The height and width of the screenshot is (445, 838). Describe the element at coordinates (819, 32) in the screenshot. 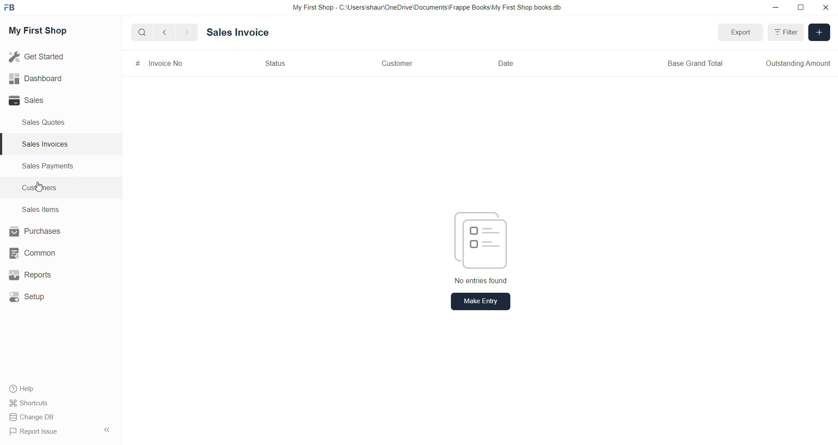

I see `Add` at that location.